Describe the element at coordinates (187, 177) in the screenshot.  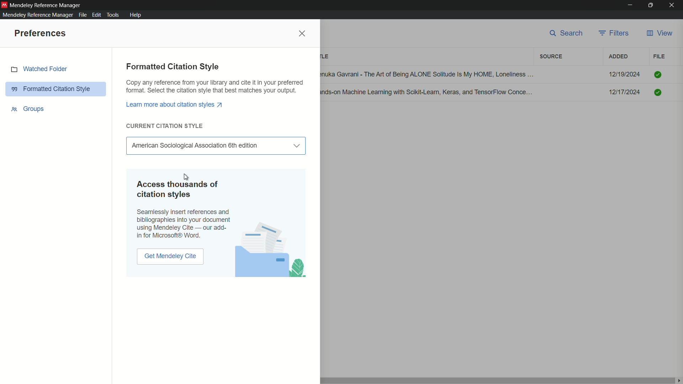
I see `cursor` at that location.